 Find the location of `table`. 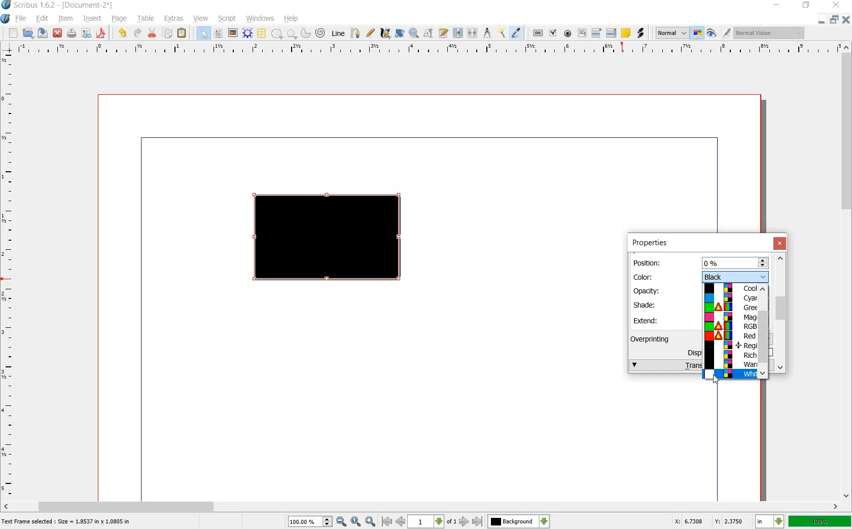

table is located at coordinates (262, 33).